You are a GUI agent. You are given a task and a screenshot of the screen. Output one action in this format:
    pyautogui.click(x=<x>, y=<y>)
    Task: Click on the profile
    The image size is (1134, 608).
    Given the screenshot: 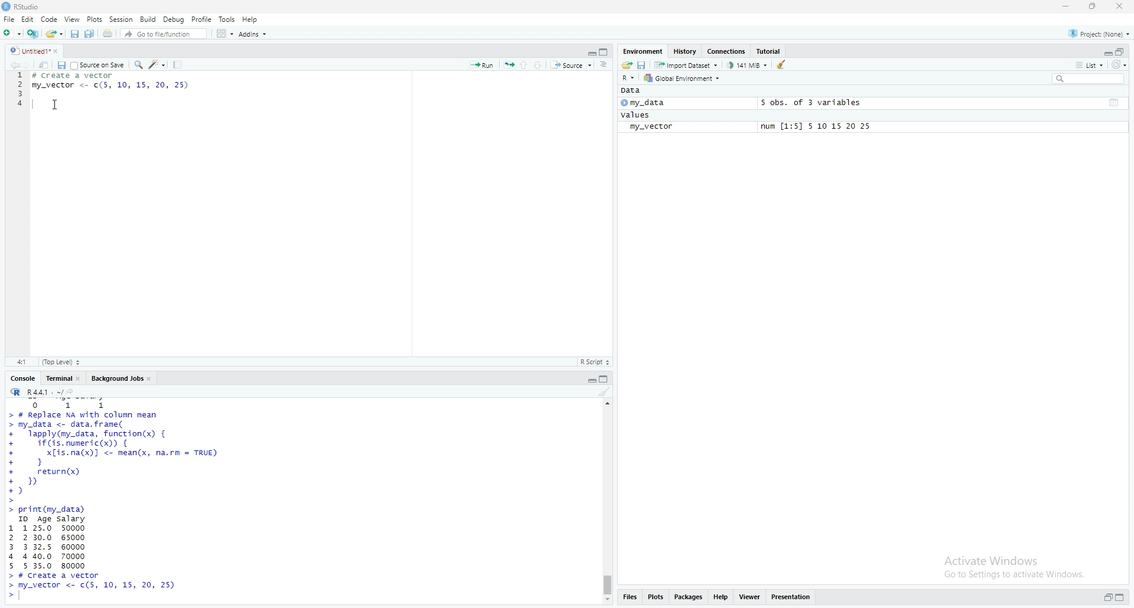 What is the action you would take?
    pyautogui.click(x=201, y=19)
    